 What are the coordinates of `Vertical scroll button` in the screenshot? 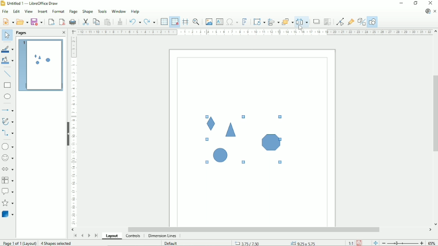 It's located at (435, 32).